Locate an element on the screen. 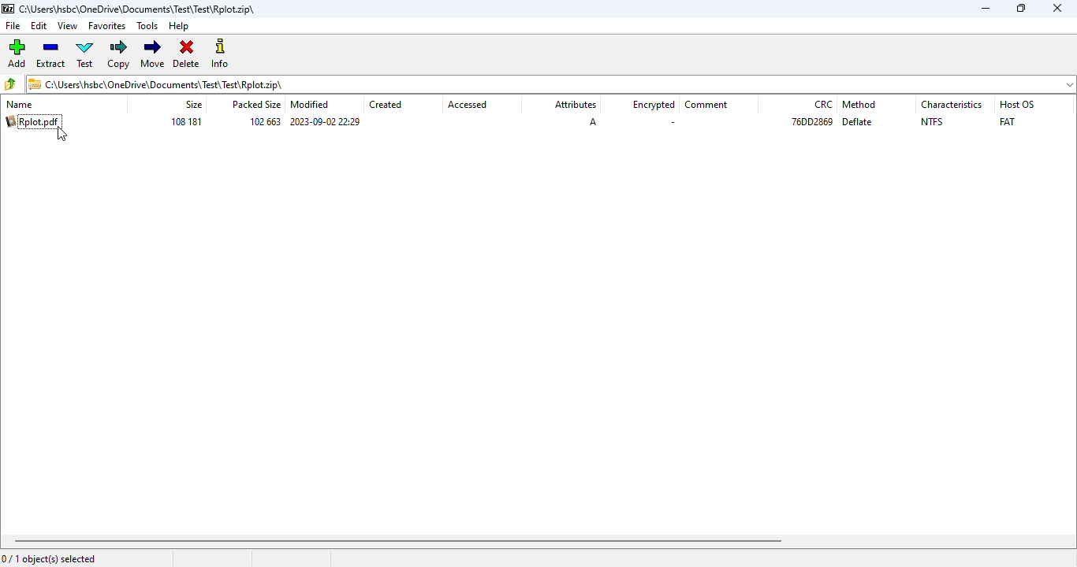 The height and width of the screenshot is (567, 1077). size is located at coordinates (193, 105).